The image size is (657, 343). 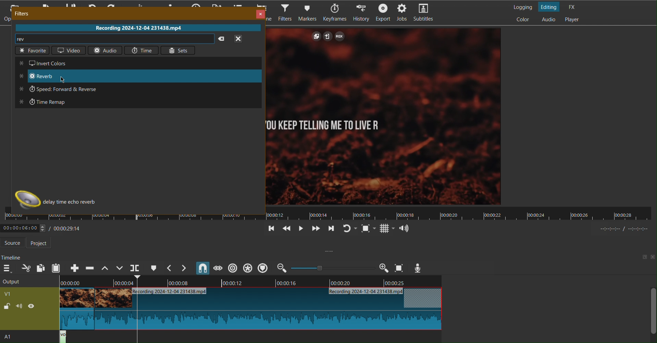 I want to click on Project, so click(x=41, y=243).